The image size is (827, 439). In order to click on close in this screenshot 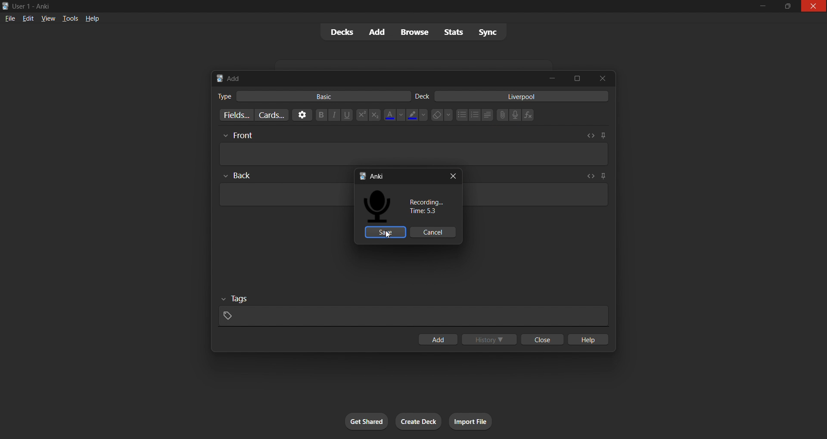, I will do `click(543, 340)`.